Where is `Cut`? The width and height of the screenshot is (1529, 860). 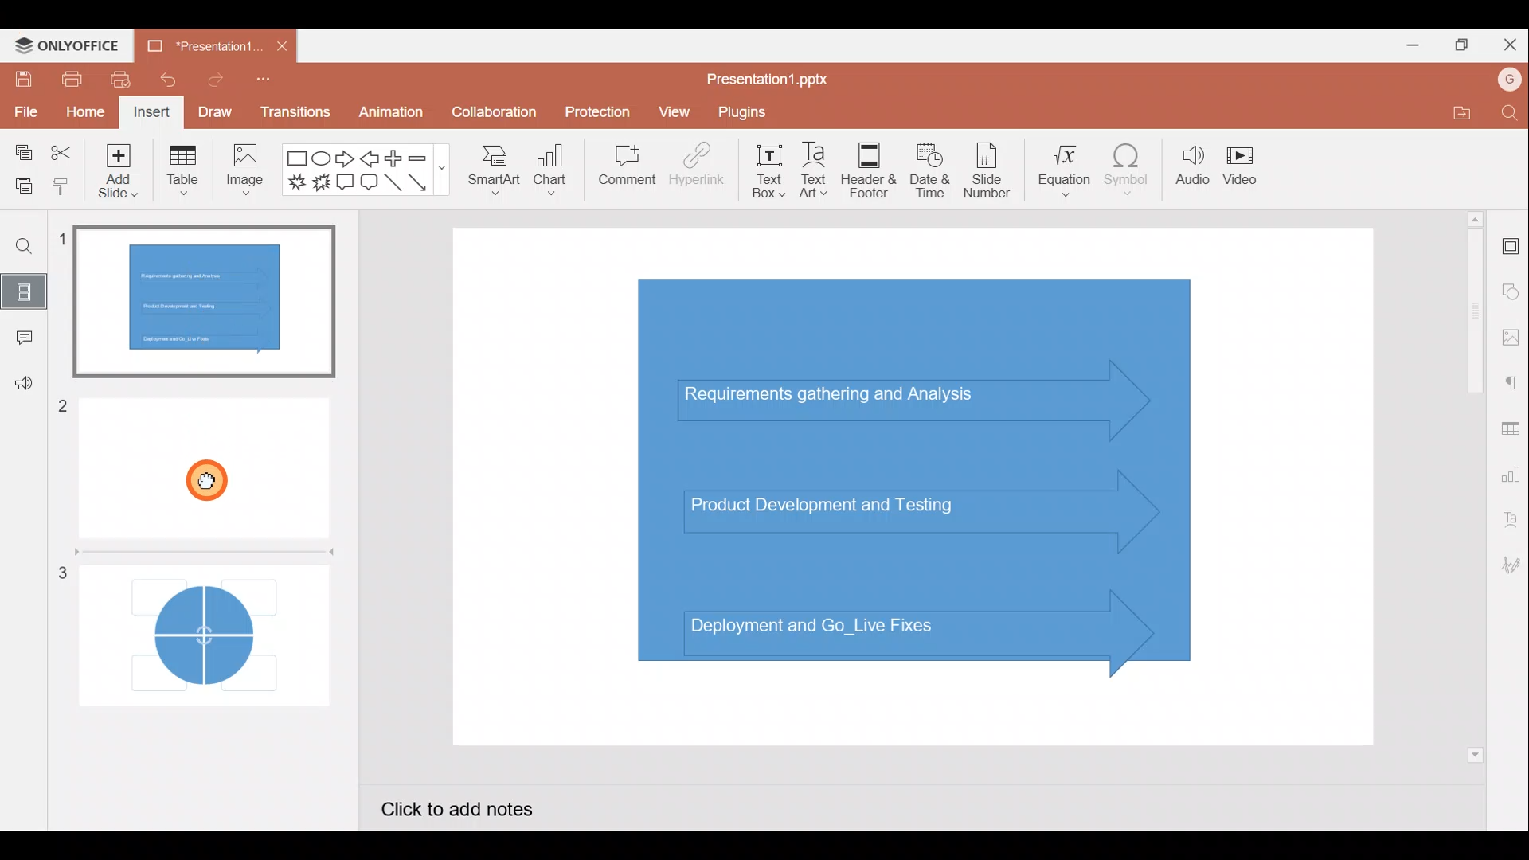
Cut is located at coordinates (61, 149).